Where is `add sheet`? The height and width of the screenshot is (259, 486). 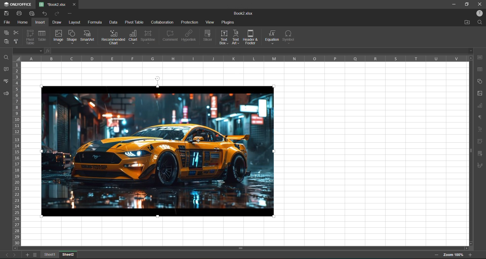
add sheet is located at coordinates (27, 255).